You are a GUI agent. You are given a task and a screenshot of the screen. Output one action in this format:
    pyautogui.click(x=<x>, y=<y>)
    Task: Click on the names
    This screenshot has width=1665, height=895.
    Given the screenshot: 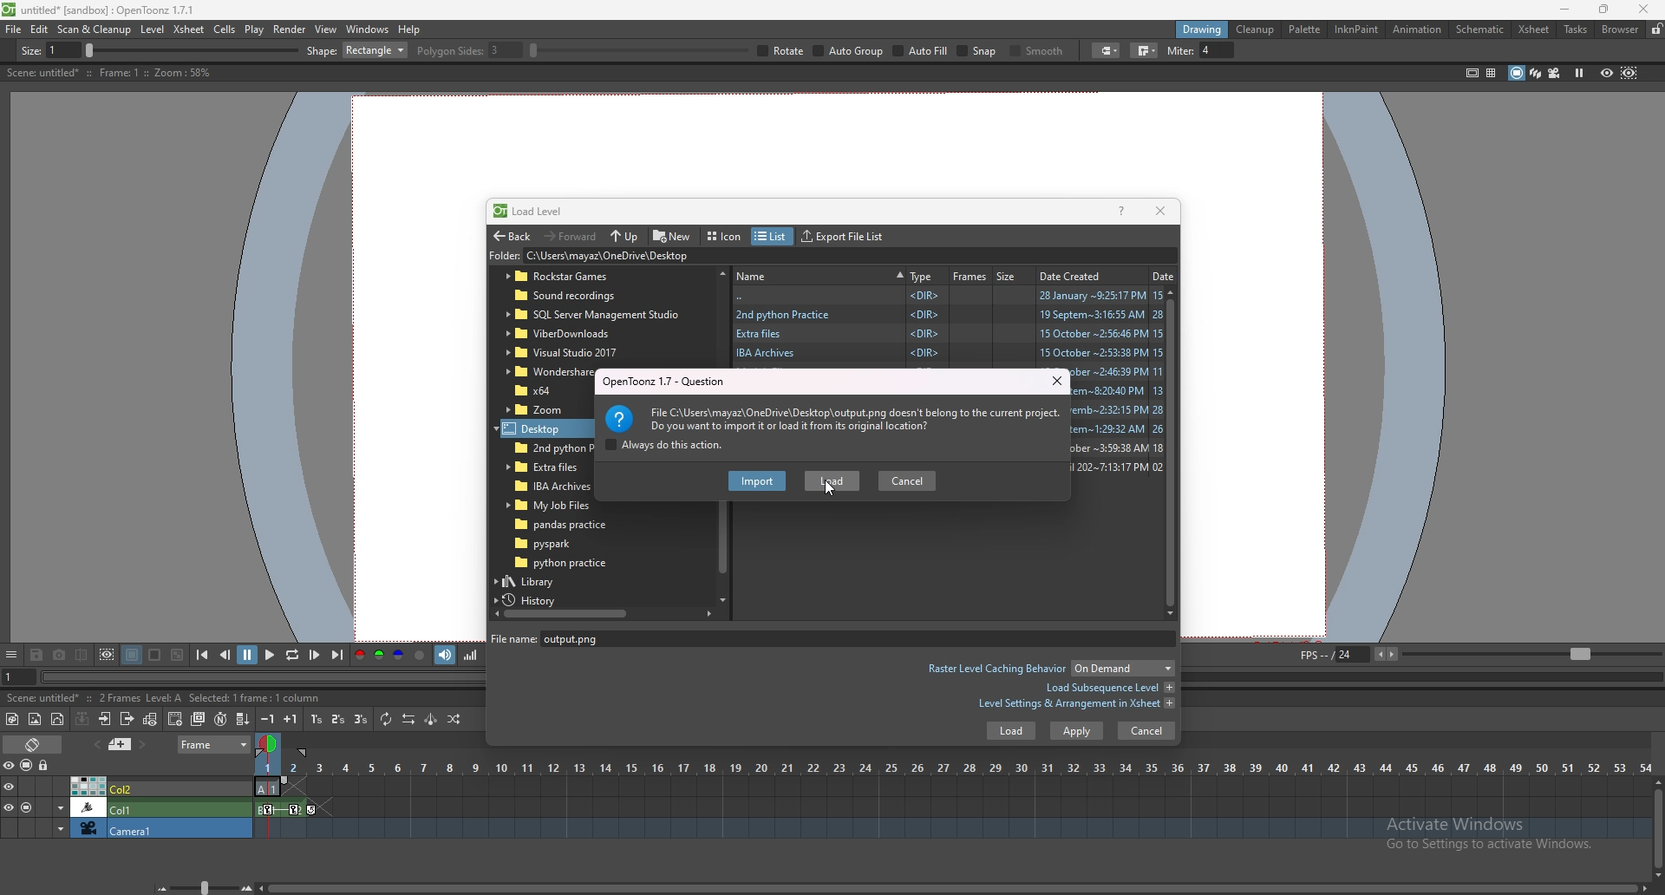 What is the action you would take?
    pyautogui.click(x=819, y=274)
    